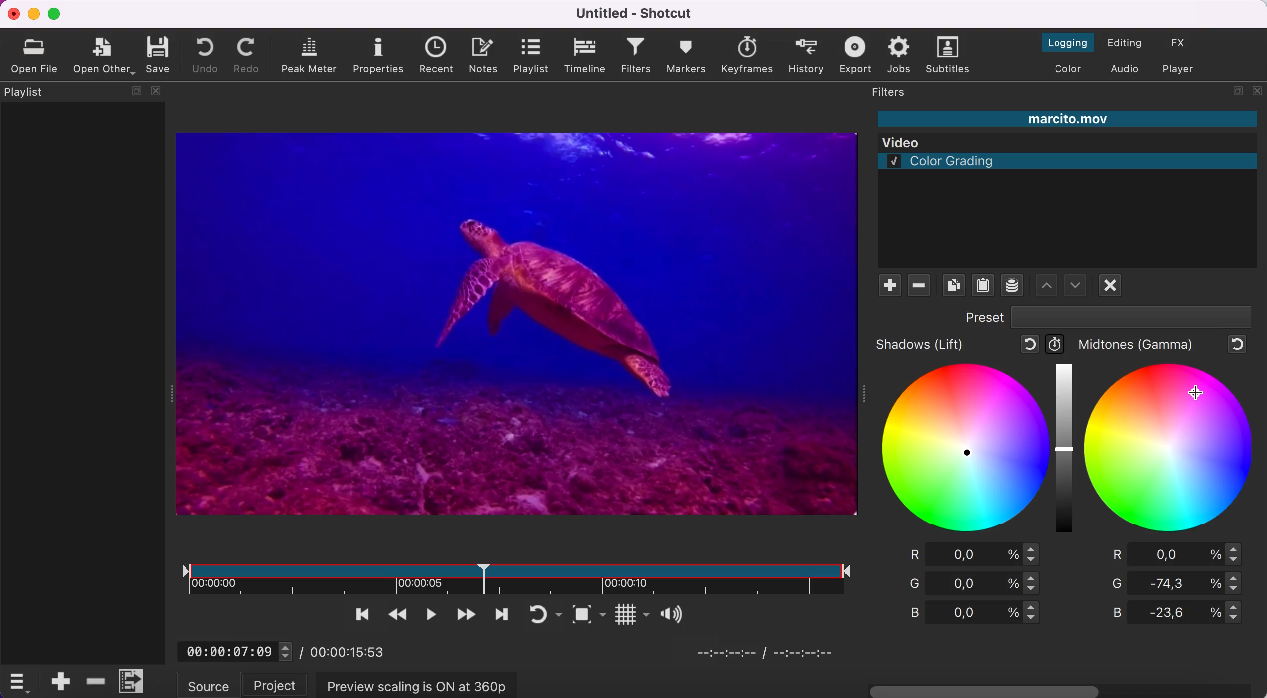  What do you see at coordinates (1014, 286) in the screenshot?
I see `save a filter set` at bounding box center [1014, 286].